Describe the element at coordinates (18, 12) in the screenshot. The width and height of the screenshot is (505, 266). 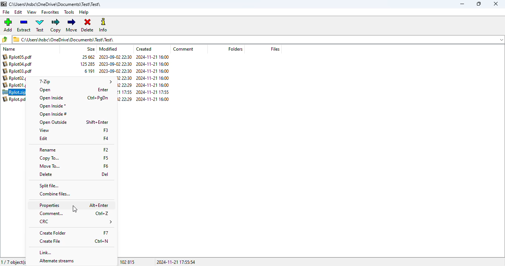
I see `edit` at that location.